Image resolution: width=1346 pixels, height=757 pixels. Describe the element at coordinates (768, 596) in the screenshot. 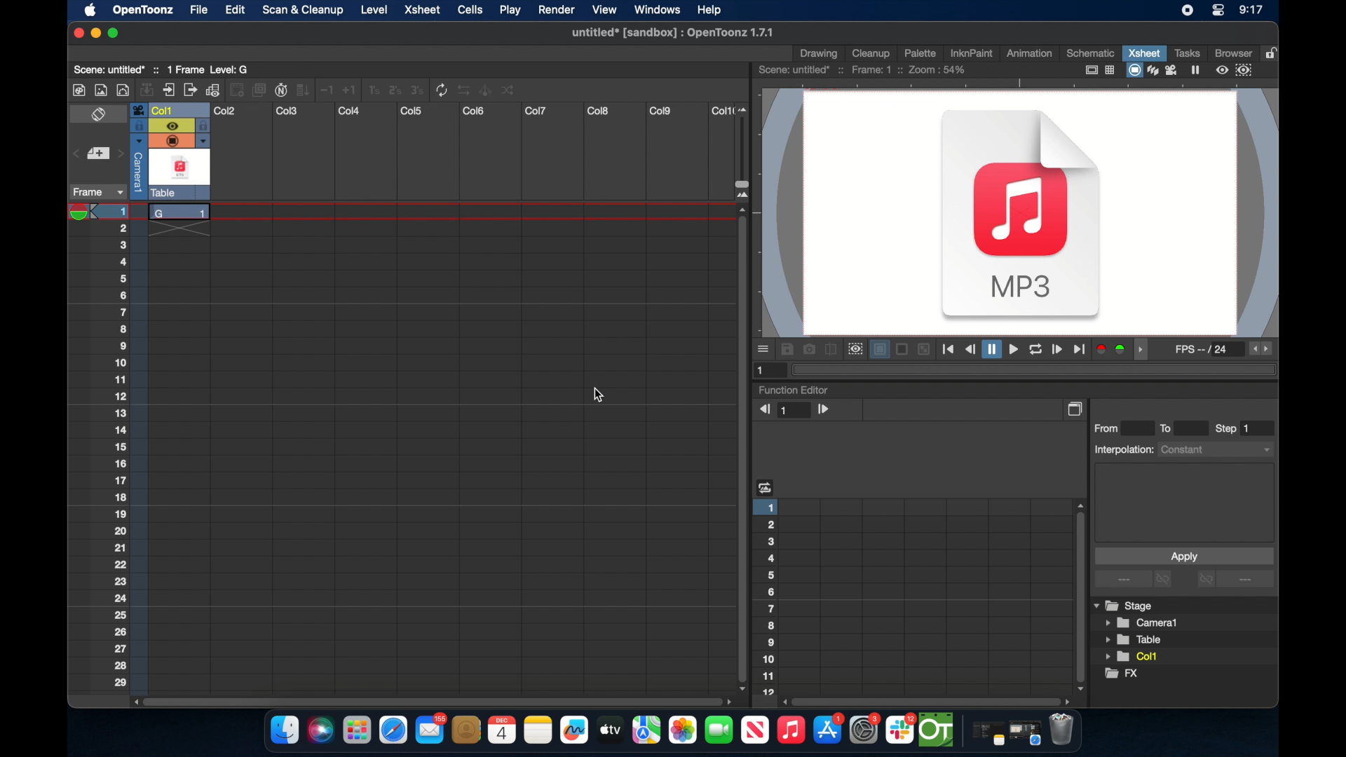

I see `numbering` at that location.